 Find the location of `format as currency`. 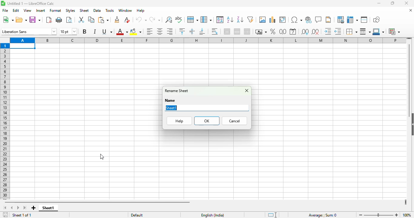

format as currency is located at coordinates (261, 32).